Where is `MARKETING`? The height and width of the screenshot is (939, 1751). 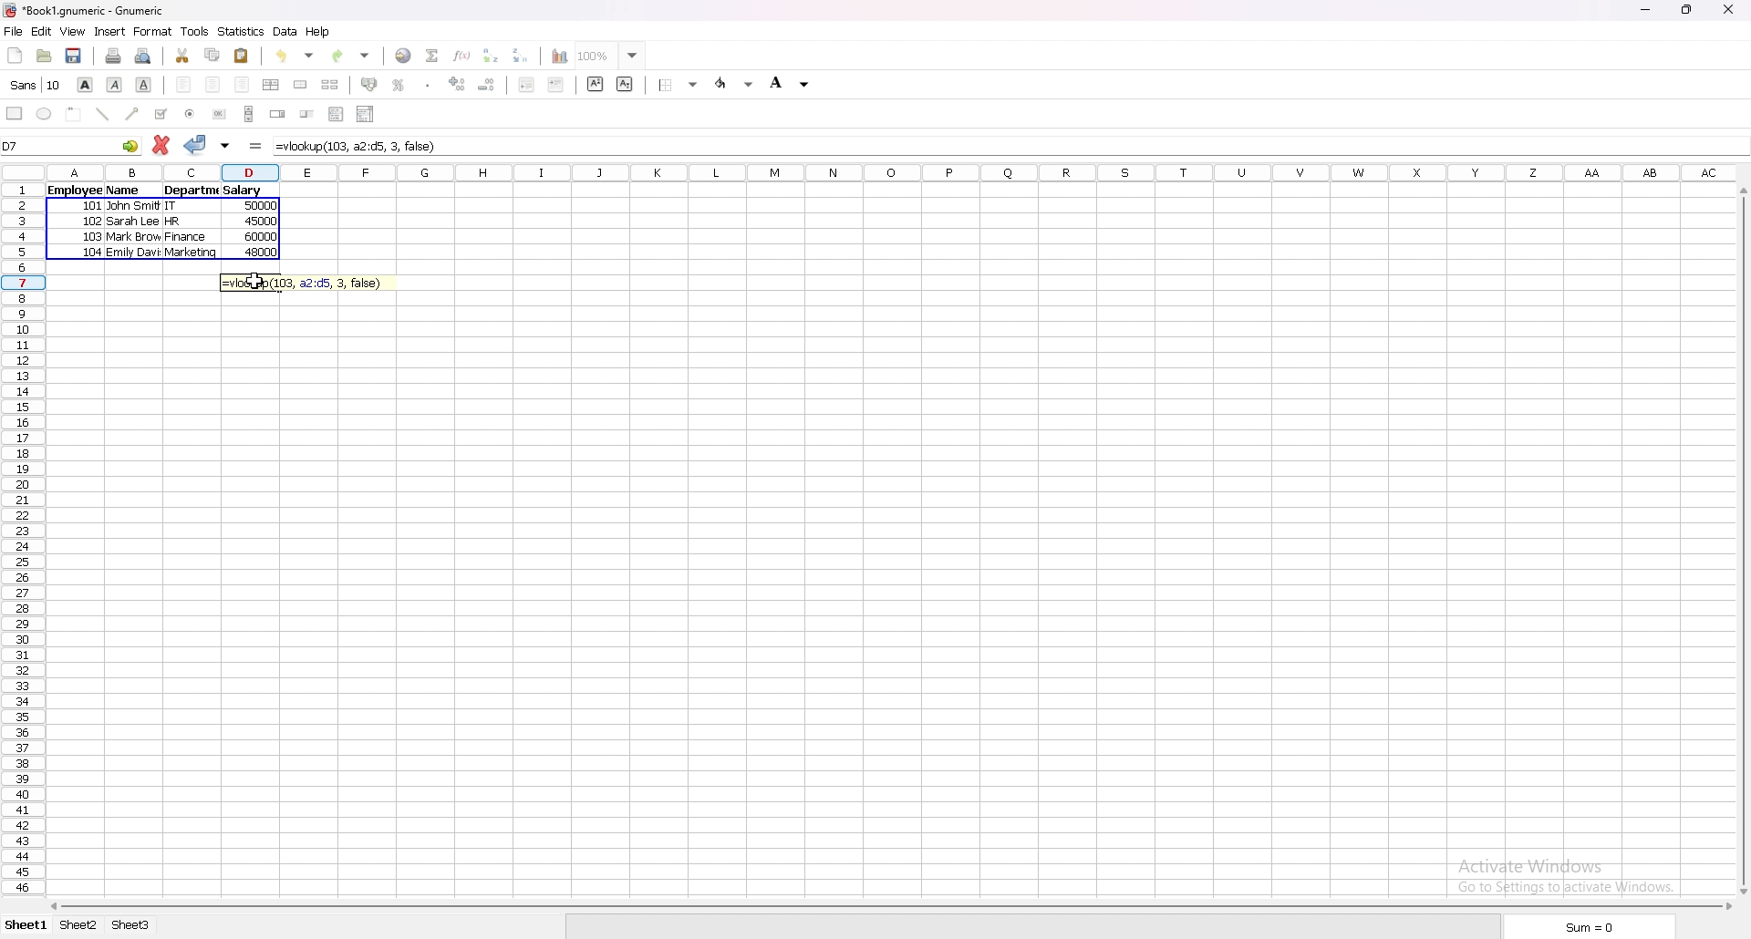 MARKETING is located at coordinates (192, 253).